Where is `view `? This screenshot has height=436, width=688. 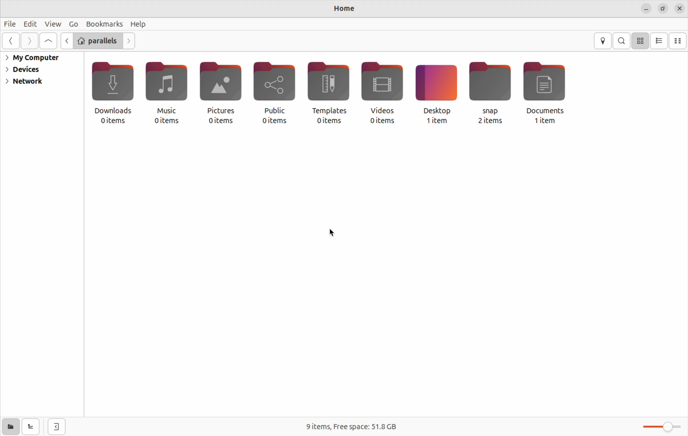 view  is located at coordinates (53, 23).